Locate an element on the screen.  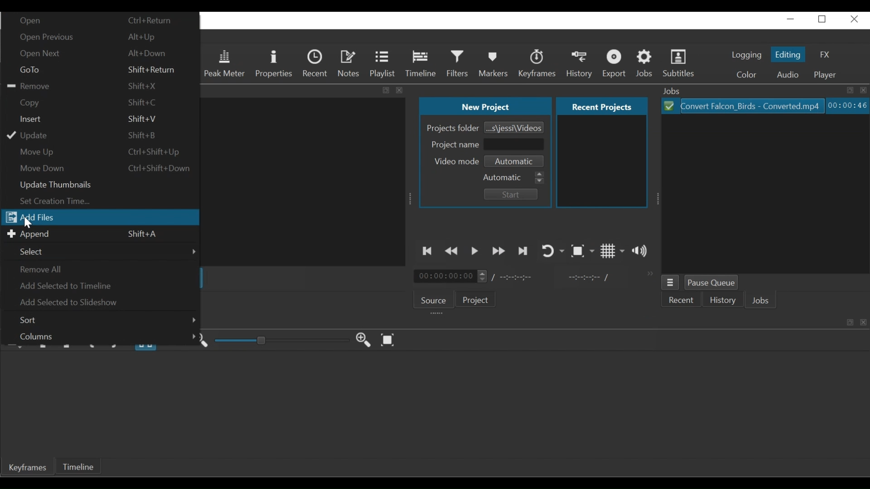
Add Selected to Timeline is located at coordinates (106, 285).